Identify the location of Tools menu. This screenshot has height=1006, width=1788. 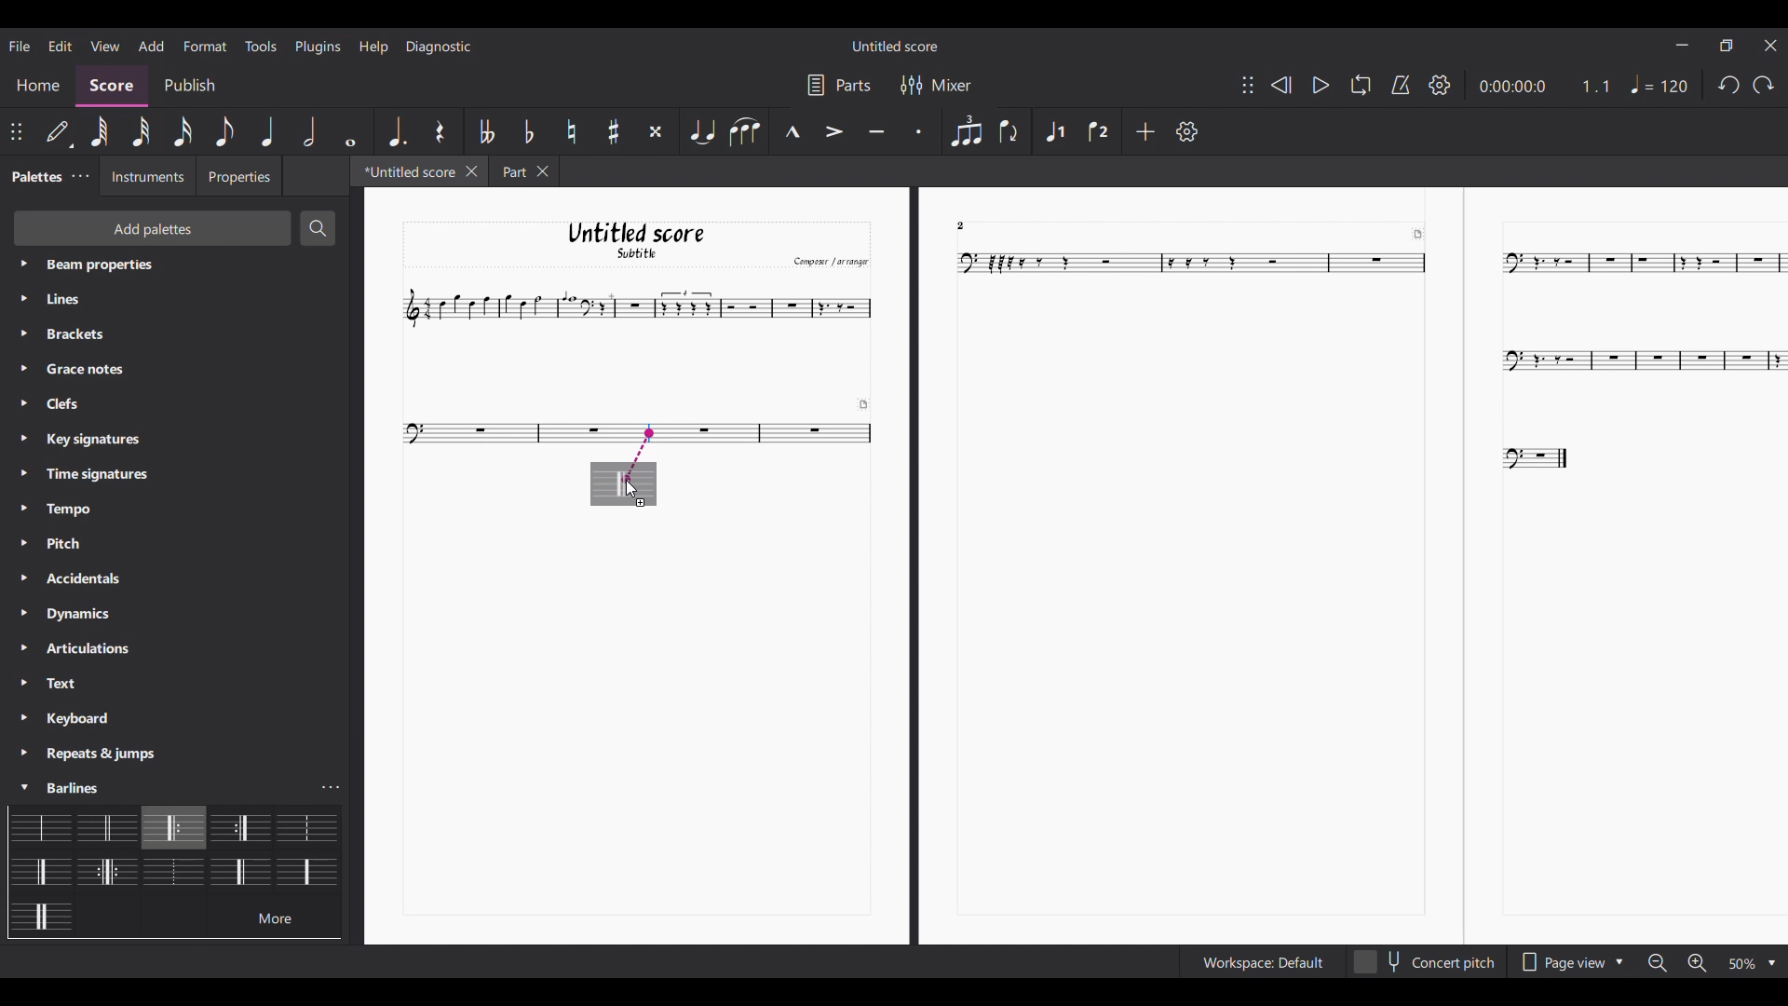
(261, 46).